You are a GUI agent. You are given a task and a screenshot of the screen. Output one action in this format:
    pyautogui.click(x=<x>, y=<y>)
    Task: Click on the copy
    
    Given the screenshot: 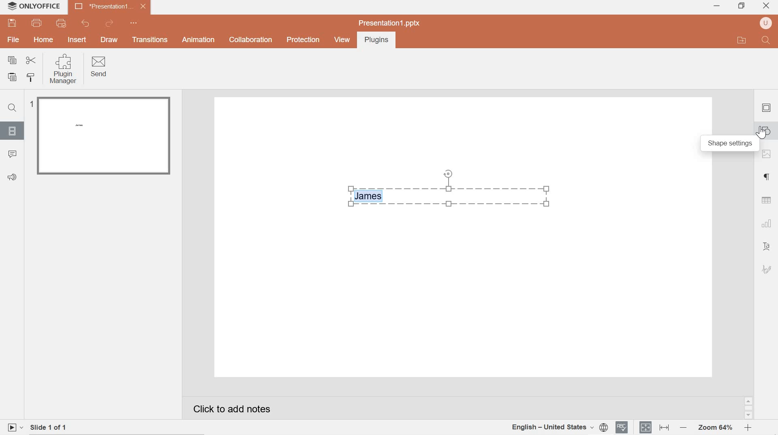 What is the action you would take?
    pyautogui.click(x=12, y=60)
    